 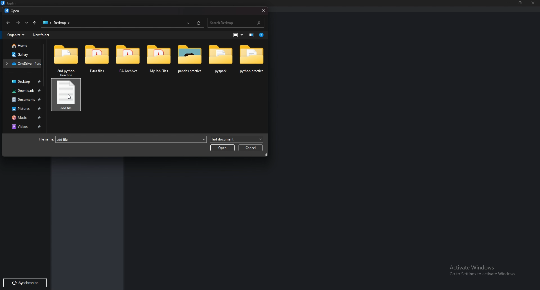 What do you see at coordinates (10, 3) in the screenshot?
I see `Joplin` at bounding box center [10, 3].